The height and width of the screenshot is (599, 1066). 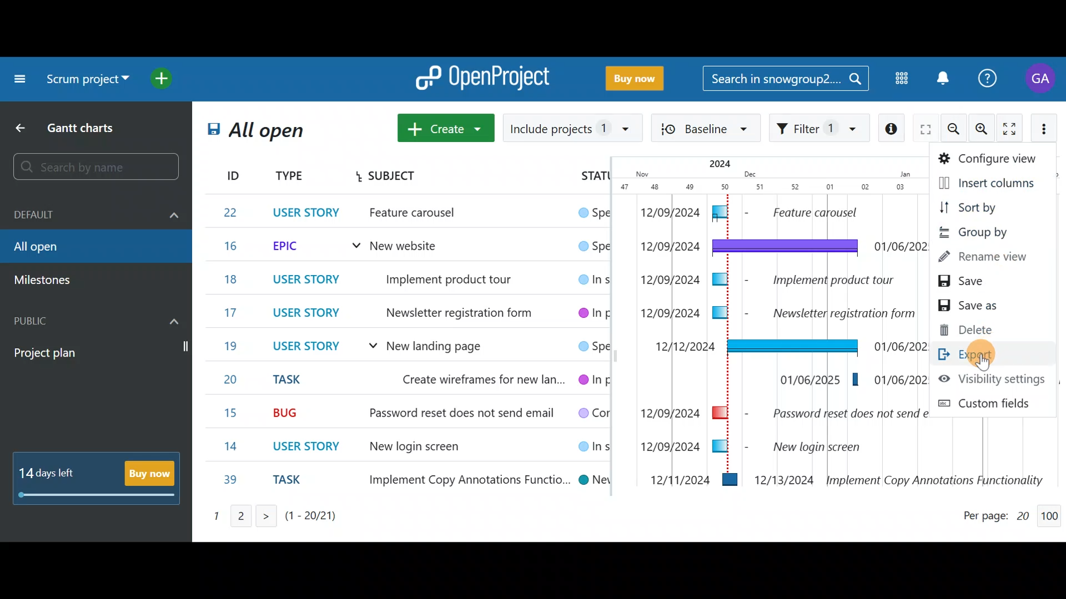 I want to click on 1 [2|>] (11-2021), so click(x=269, y=516).